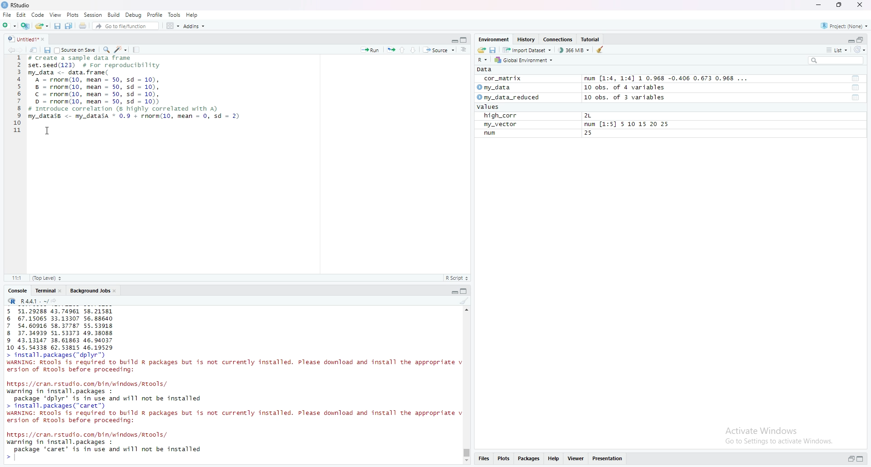 The width and height of the screenshot is (871, 467). I want to click on Collapse, so click(454, 41).